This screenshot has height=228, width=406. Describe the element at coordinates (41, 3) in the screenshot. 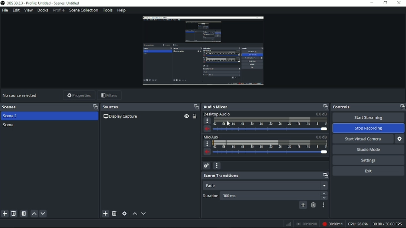

I see `Title` at that location.